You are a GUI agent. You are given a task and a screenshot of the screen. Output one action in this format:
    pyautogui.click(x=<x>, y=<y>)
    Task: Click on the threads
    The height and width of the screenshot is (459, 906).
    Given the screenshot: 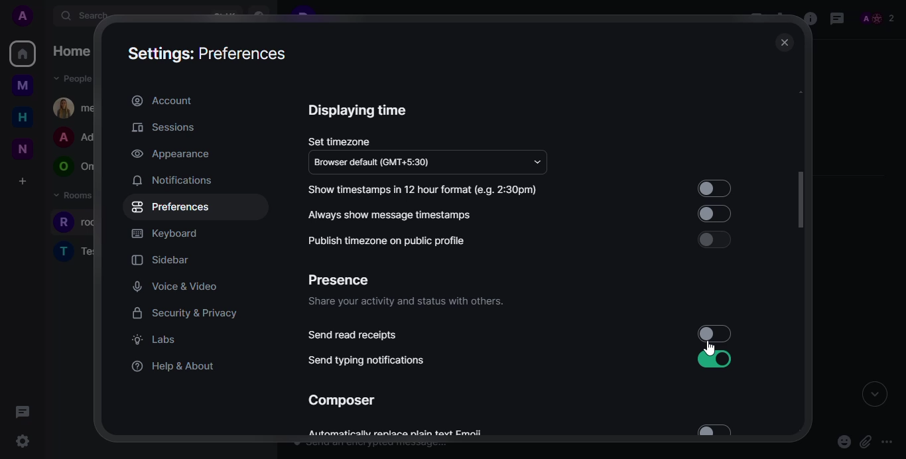 What is the action you would take?
    pyautogui.click(x=23, y=412)
    